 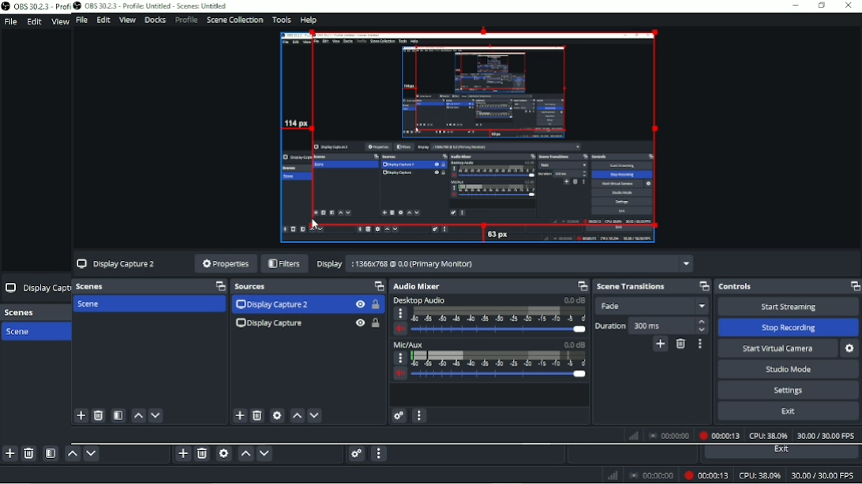 What do you see at coordinates (358, 306) in the screenshot?
I see `Hide` at bounding box center [358, 306].